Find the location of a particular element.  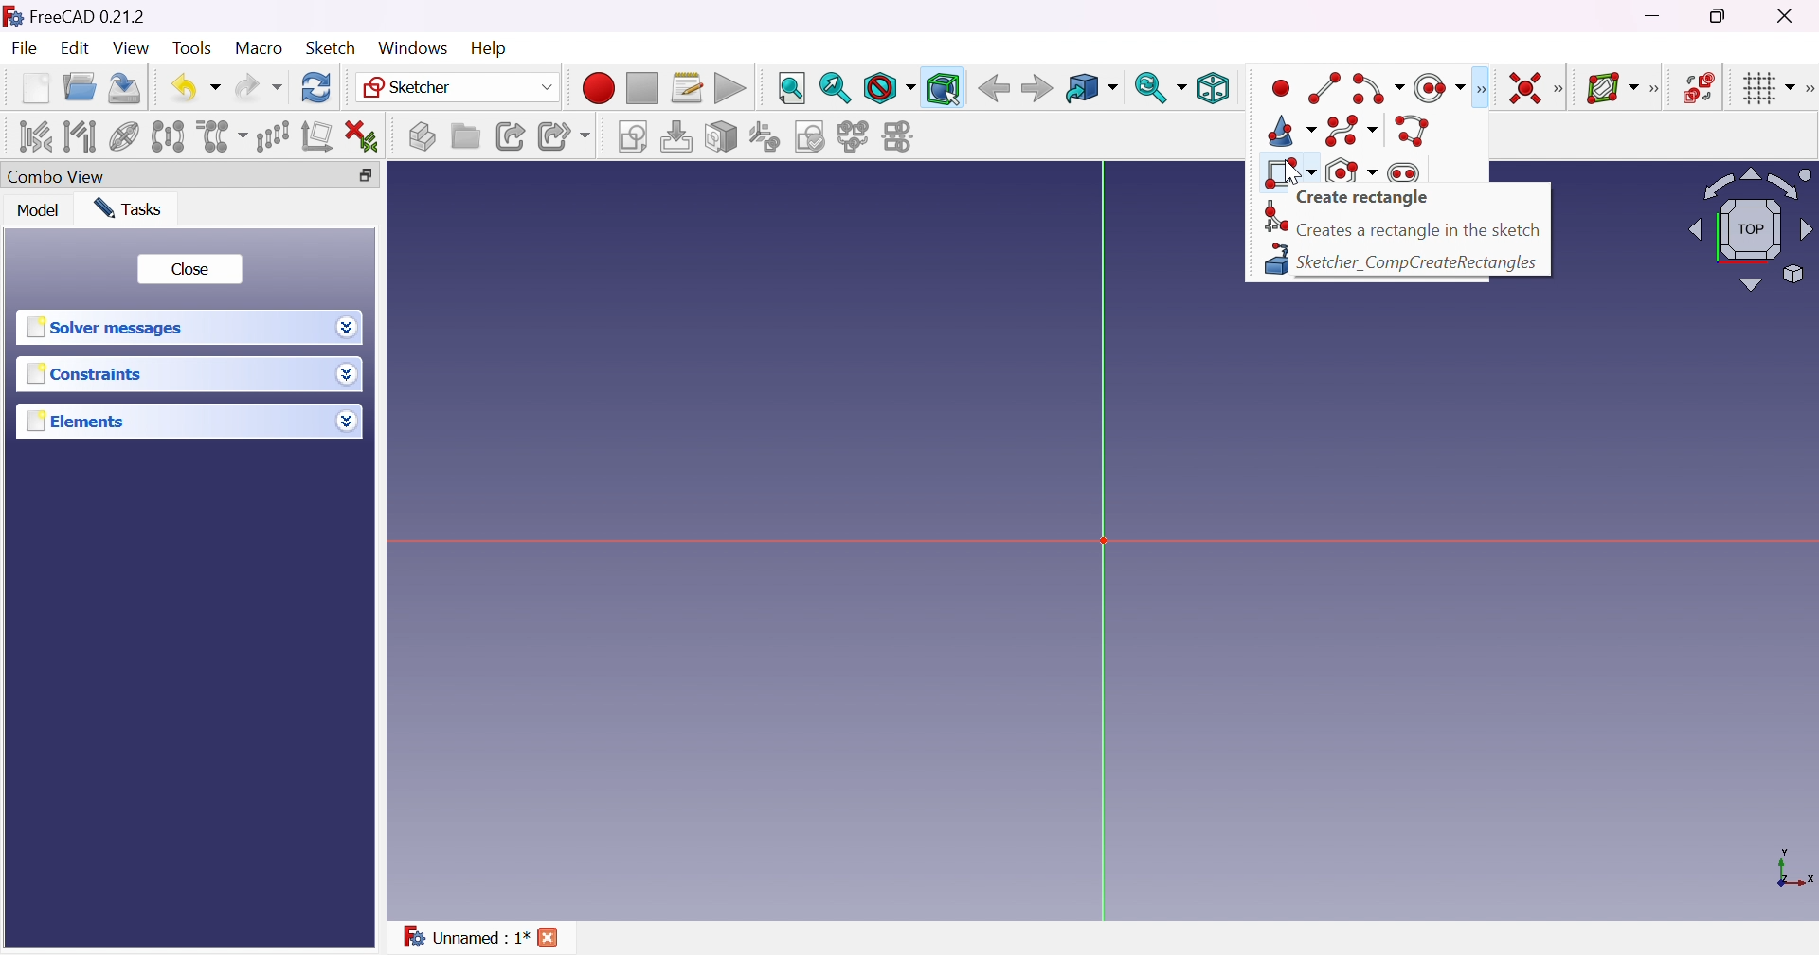

Drop down is located at coordinates (348, 327).